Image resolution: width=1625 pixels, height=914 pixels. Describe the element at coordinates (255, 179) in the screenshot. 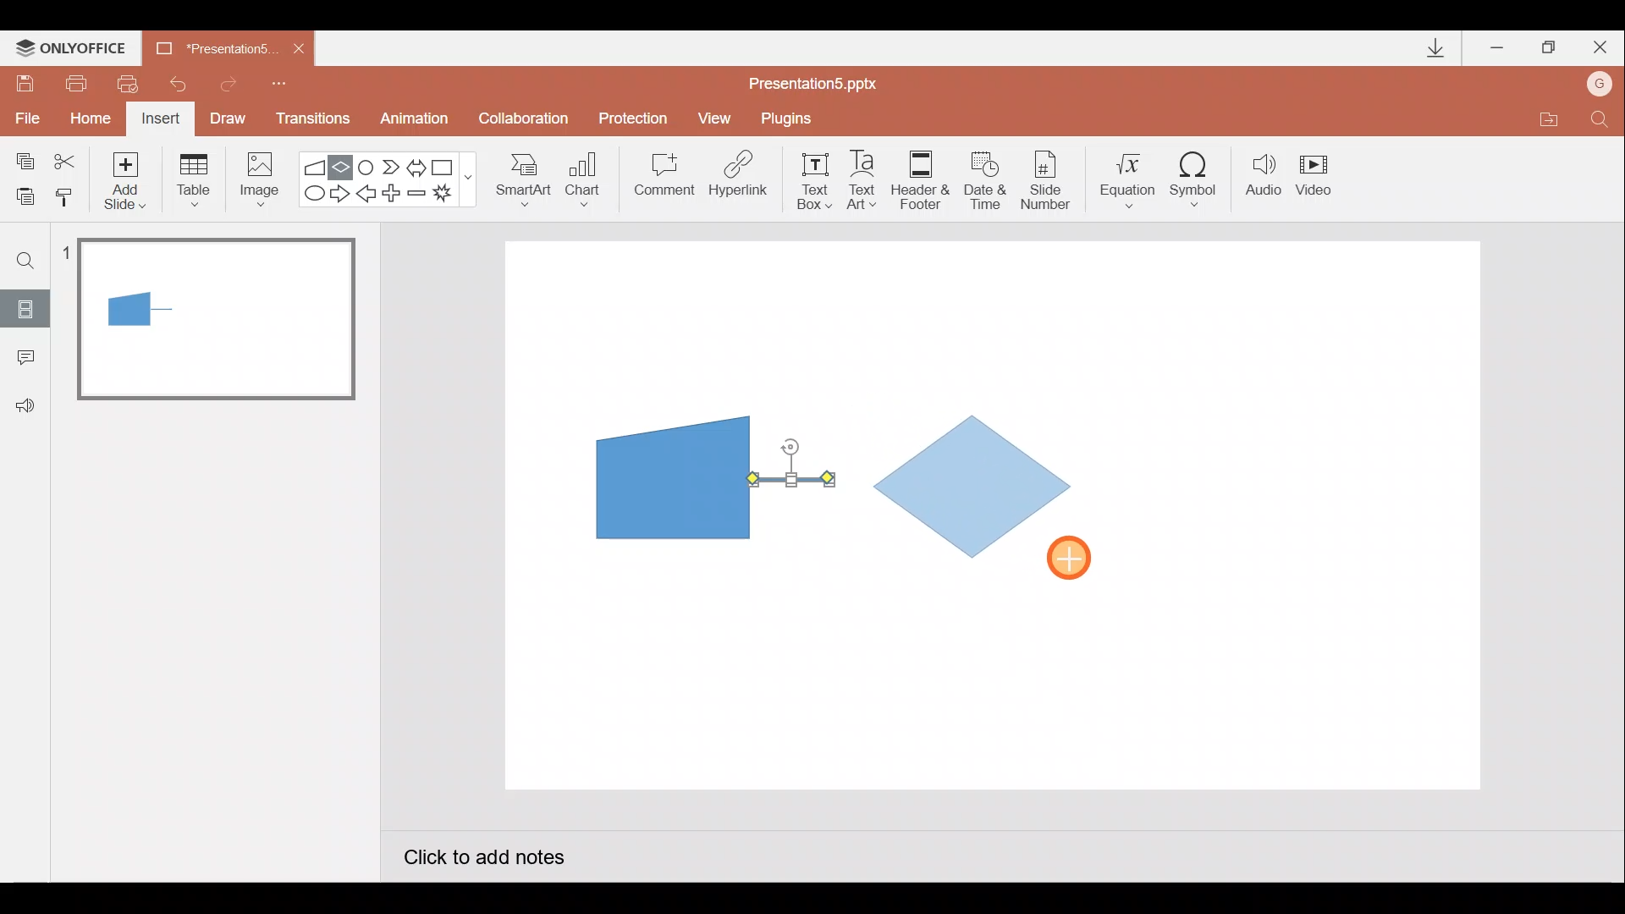

I see `Image` at that location.